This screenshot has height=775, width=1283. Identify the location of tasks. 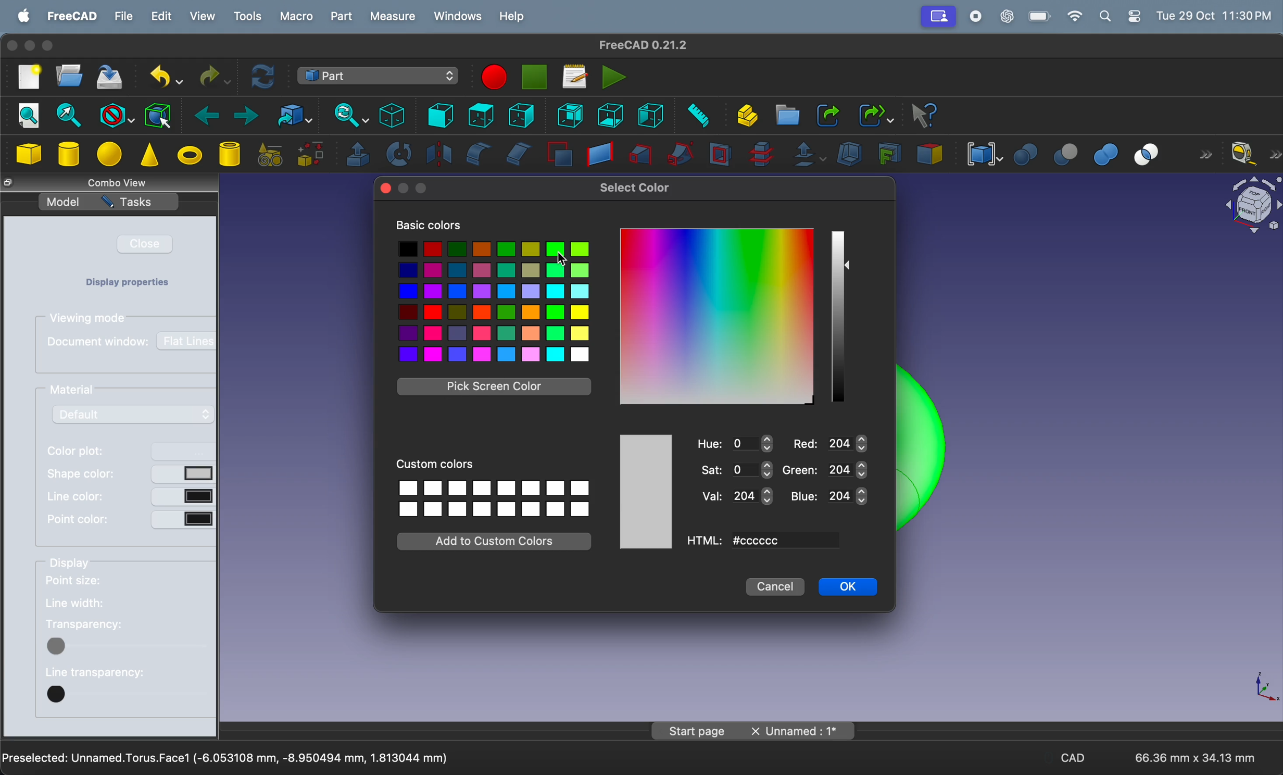
(134, 203).